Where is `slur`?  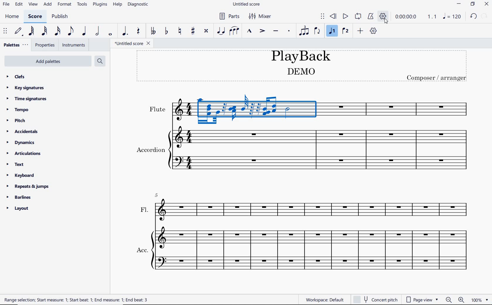
slur is located at coordinates (235, 31).